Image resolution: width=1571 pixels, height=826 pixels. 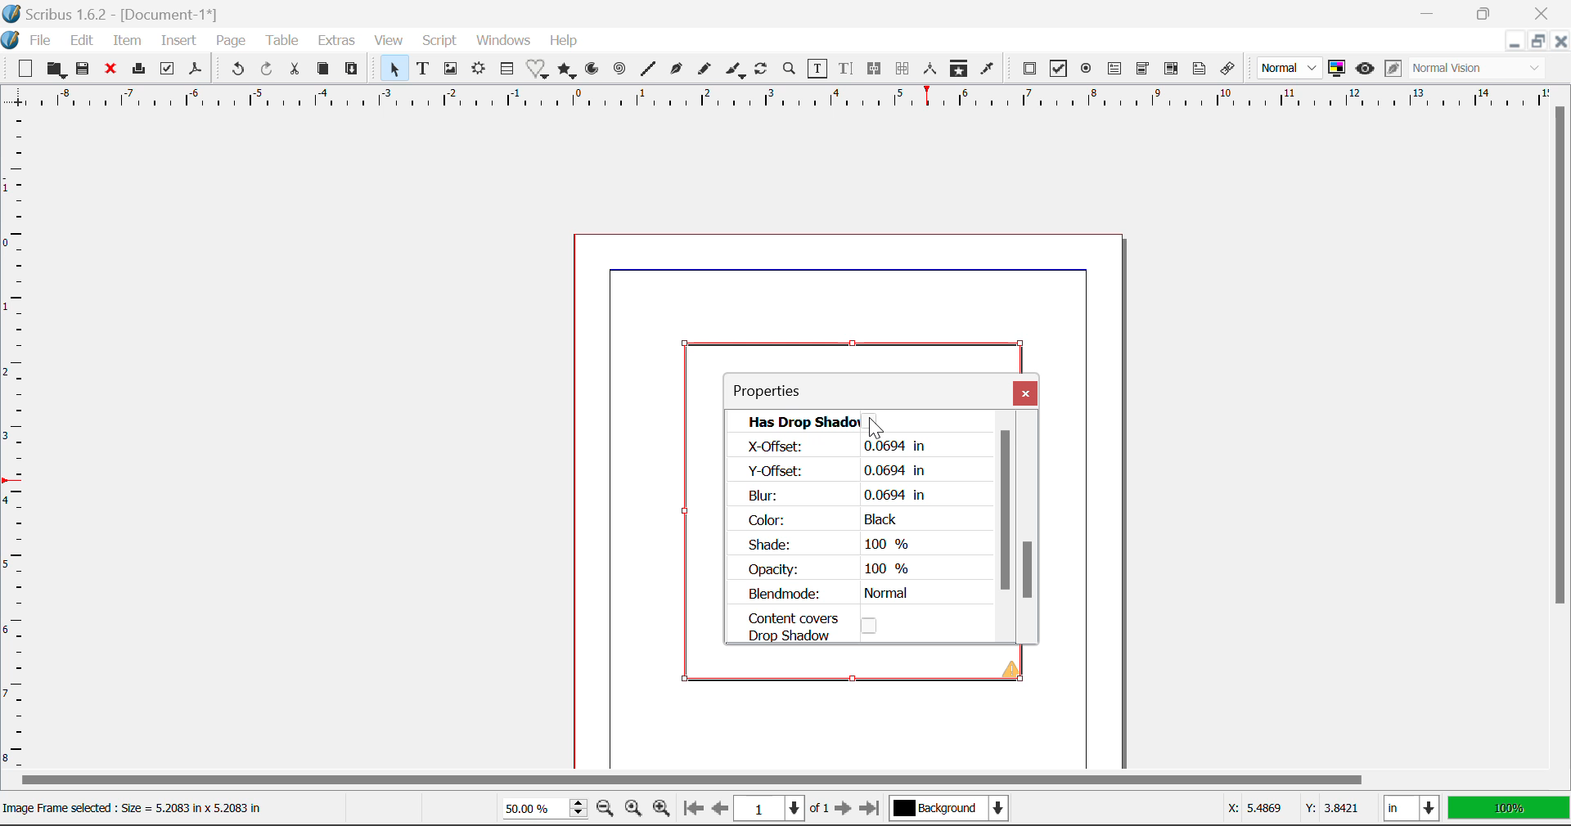 What do you see at coordinates (707, 73) in the screenshot?
I see `Freehand Line` at bounding box center [707, 73].